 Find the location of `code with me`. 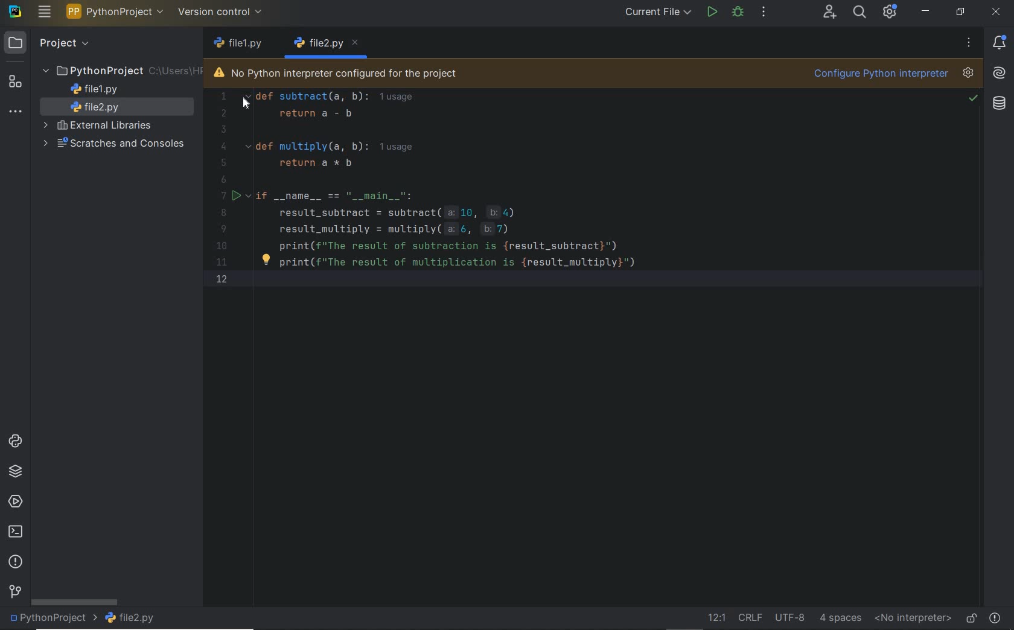

code with me is located at coordinates (830, 13).